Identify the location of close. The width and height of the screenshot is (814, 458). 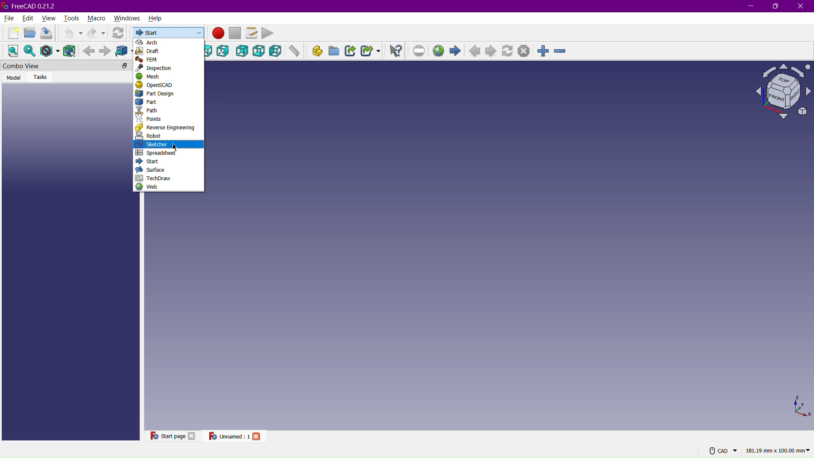
(257, 436).